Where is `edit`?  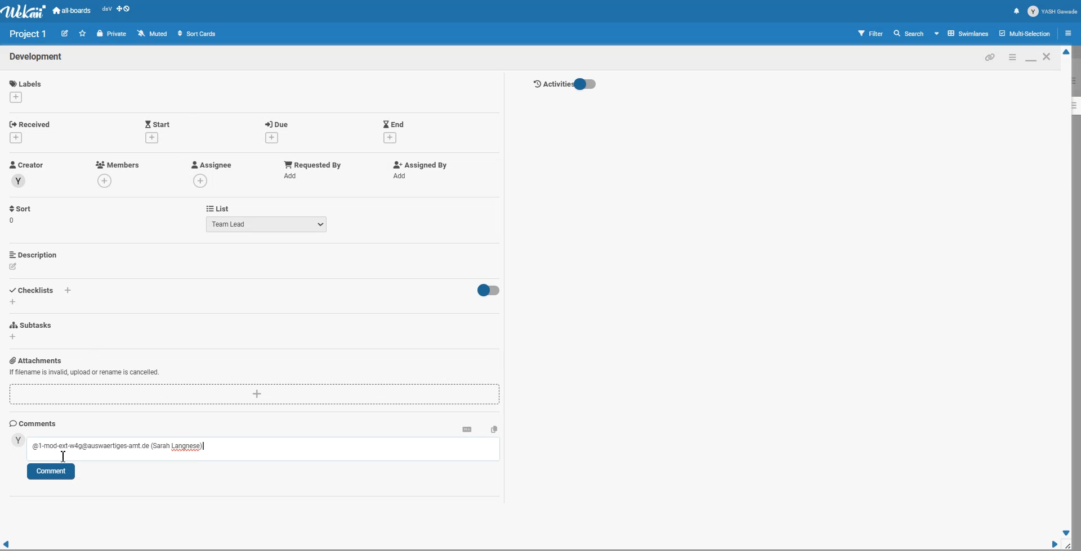 edit is located at coordinates (14, 267).